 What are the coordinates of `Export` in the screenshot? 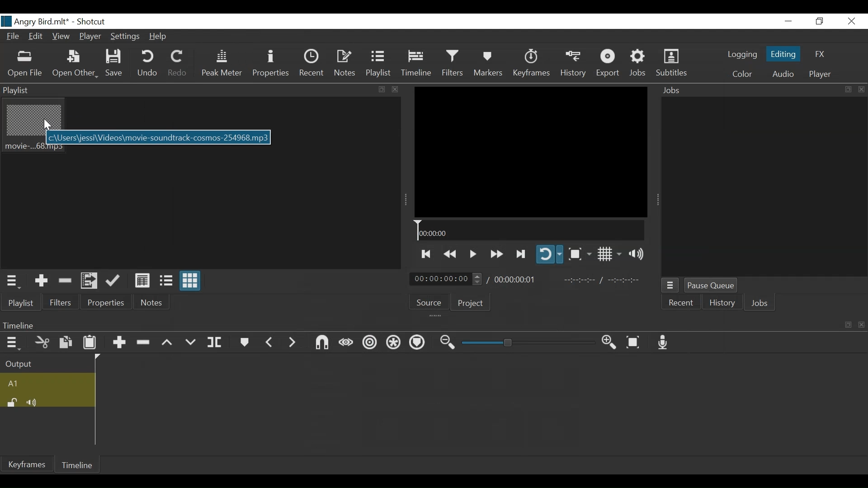 It's located at (609, 64).